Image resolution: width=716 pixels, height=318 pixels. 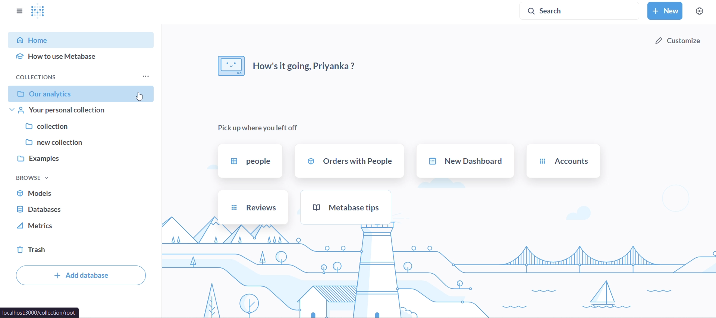 What do you see at coordinates (75, 209) in the screenshot?
I see `database` at bounding box center [75, 209].